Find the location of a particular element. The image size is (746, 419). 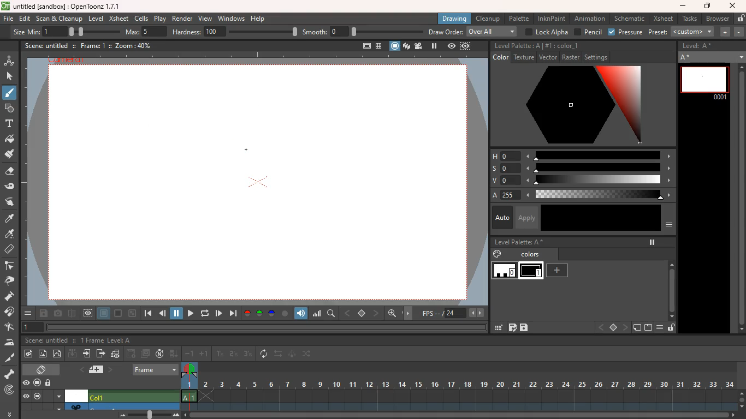

render is located at coordinates (181, 19).